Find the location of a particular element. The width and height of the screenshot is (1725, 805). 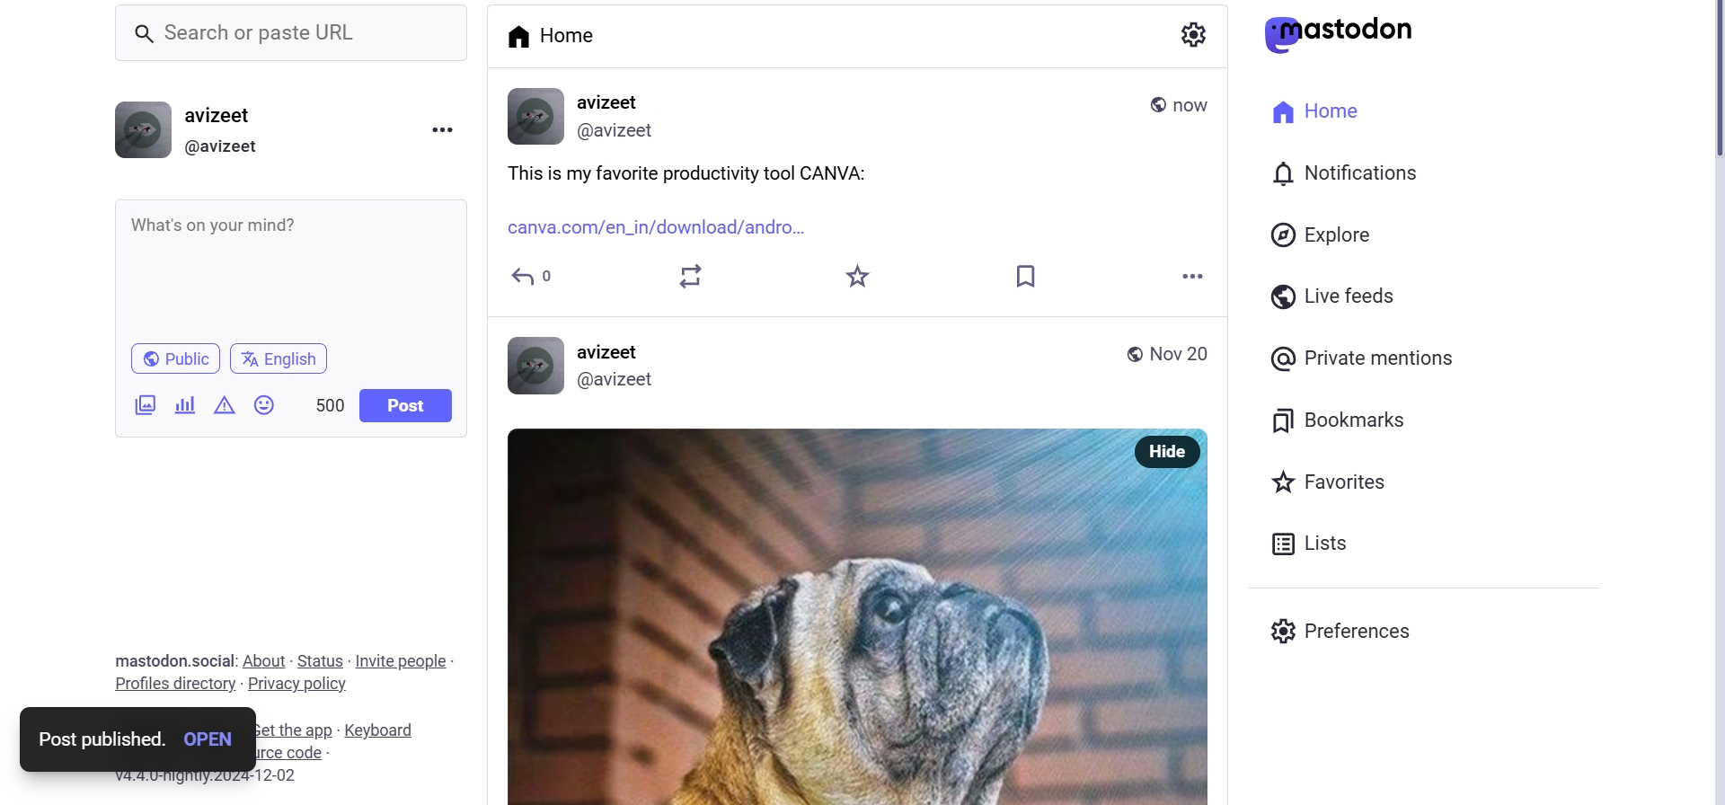

source code is located at coordinates (307, 753).